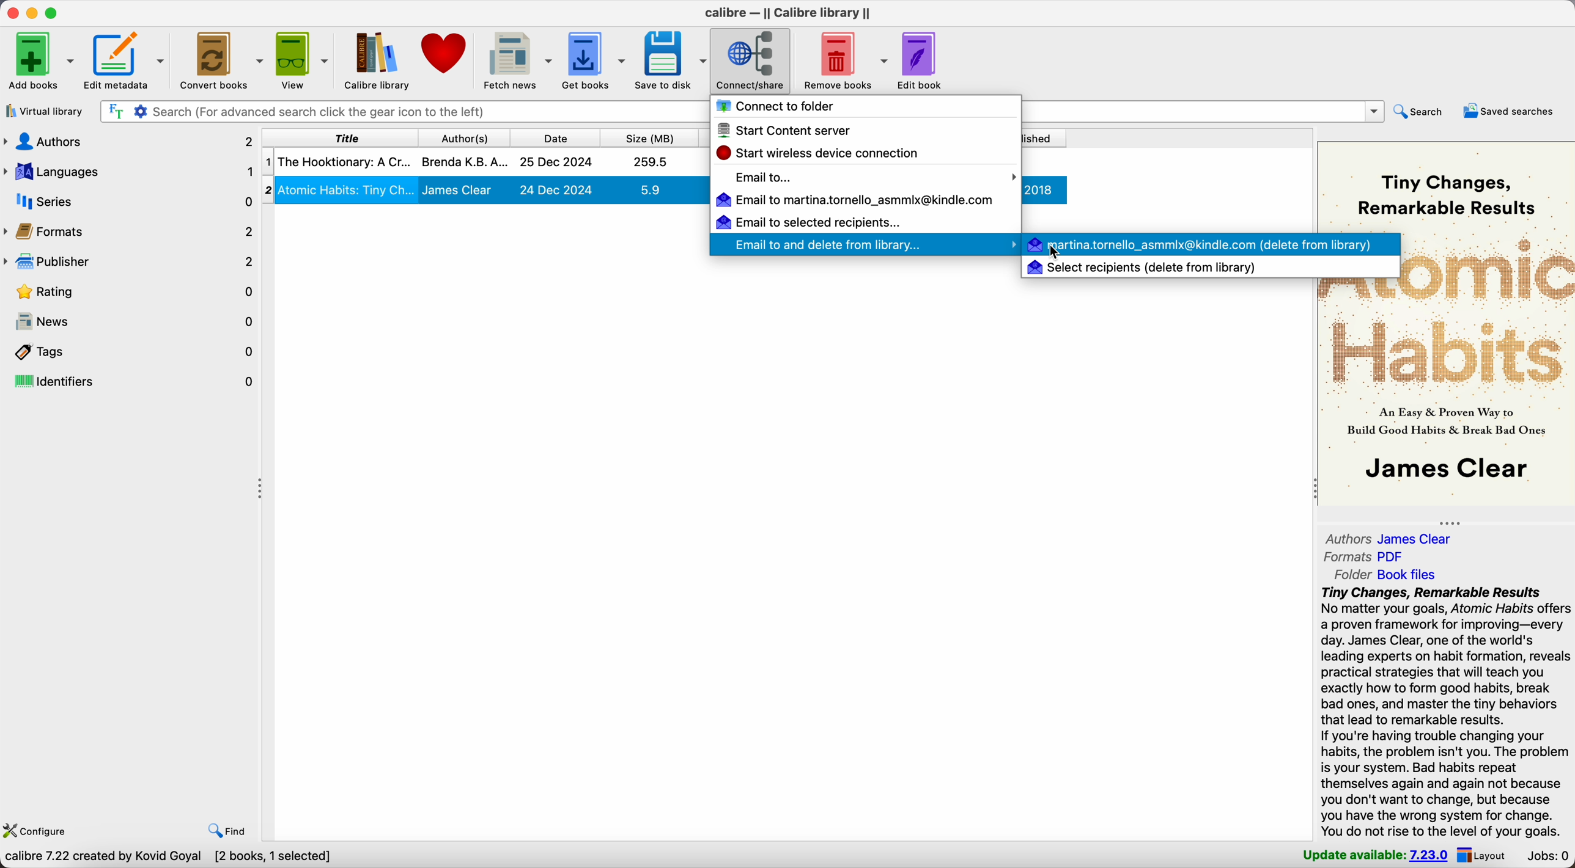 Image resolution: width=1575 pixels, height=868 pixels. Describe the element at coordinates (303, 60) in the screenshot. I see `view` at that location.